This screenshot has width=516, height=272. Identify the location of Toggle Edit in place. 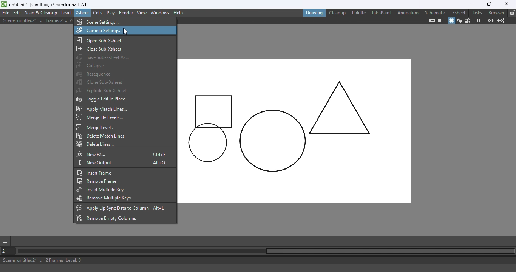
(102, 99).